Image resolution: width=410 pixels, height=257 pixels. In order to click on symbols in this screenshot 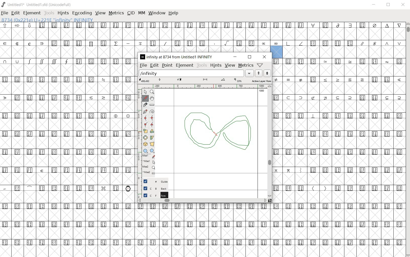, I will do `click(37, 61)`.